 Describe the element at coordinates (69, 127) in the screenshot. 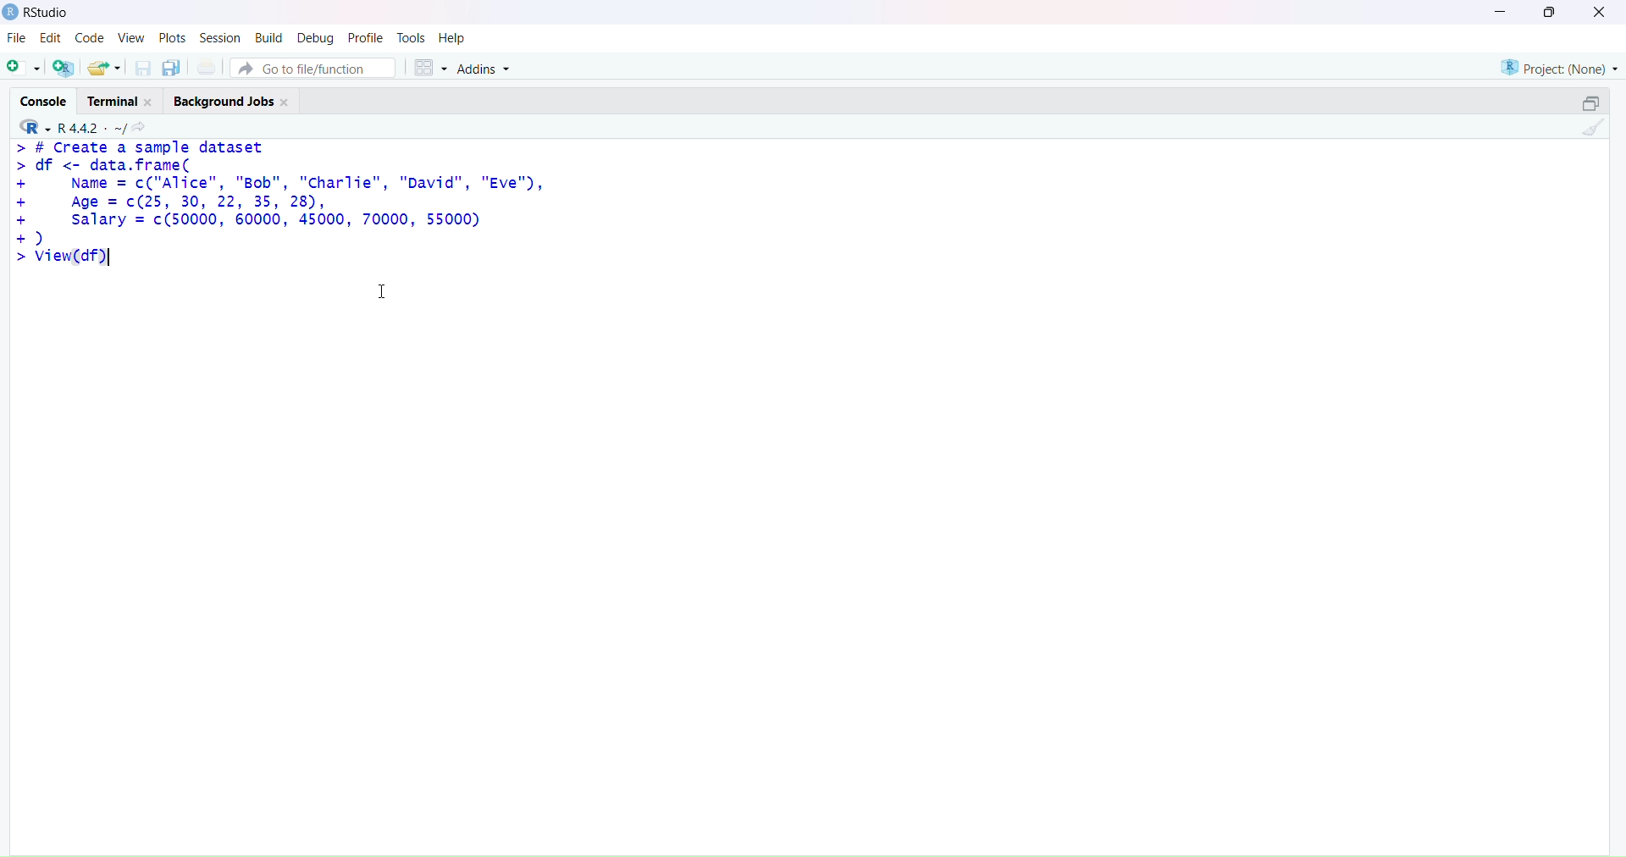

I see `R 4.4.2` at that location.